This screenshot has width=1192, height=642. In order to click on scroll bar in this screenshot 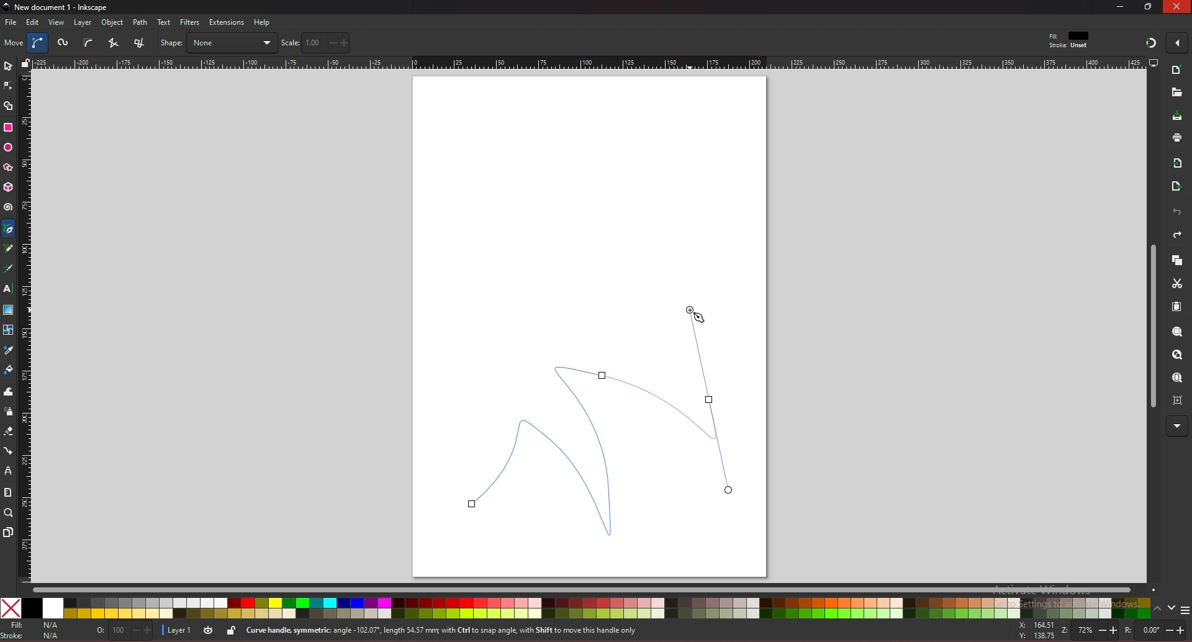, I will do `click(1151, 327)`.